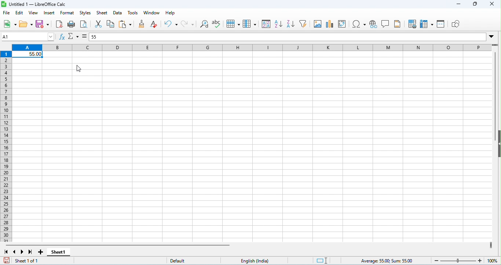  Describe the element at coordinates (266, 24) in the screenshot. I see `sort` at that location.